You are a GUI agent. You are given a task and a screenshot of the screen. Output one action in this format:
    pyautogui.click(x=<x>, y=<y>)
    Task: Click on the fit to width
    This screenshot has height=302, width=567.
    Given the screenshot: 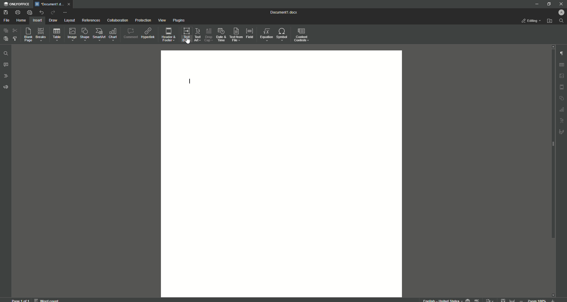 What is the action you would take?
    pyautogui.click(x=513, y=300)
    